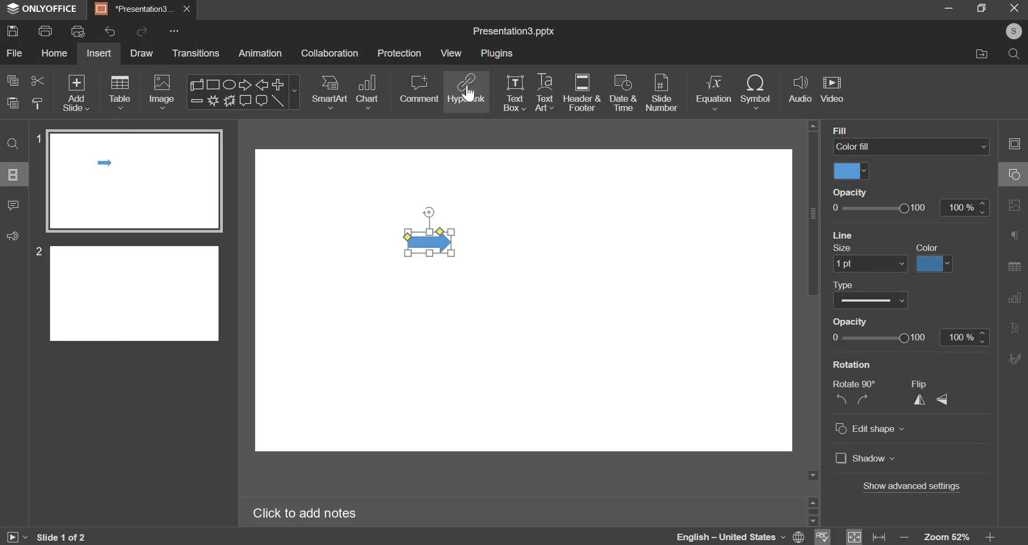  What do you see at coordinates (881, 208) in the screenshot?
I see `slider from 0 to 100` at bounding box center [881, 208].